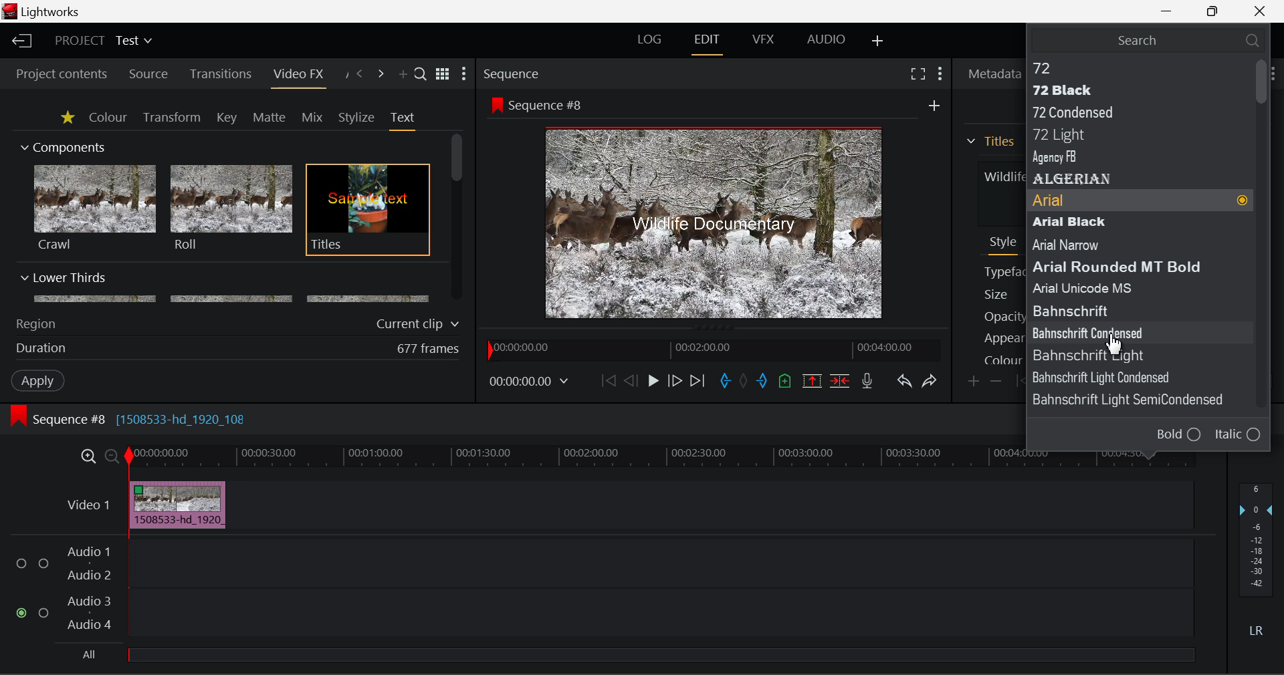 The height and width of the screenshot is (675, 1284). Describe the element at coordinates (62, 144) in the screenshot. I see `Components Section` at that location.